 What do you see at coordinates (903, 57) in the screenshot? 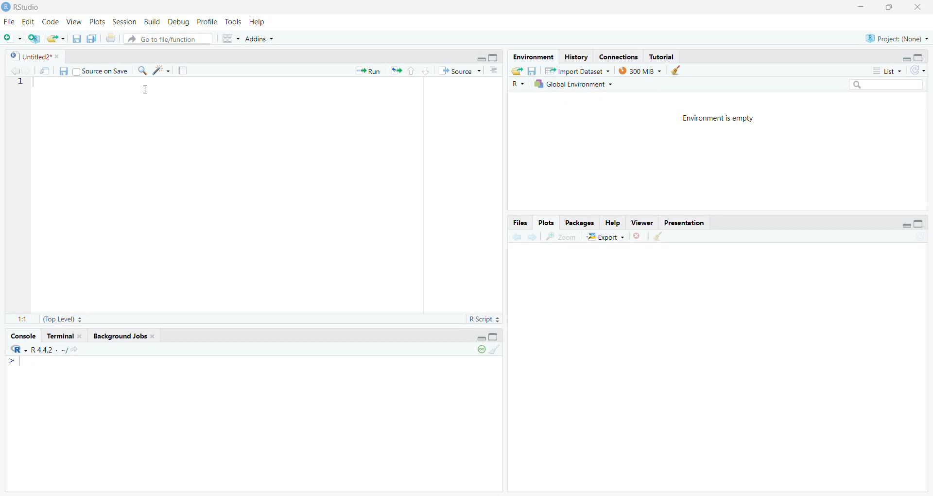
I see `hide r script` at bounding box center [903, 57].